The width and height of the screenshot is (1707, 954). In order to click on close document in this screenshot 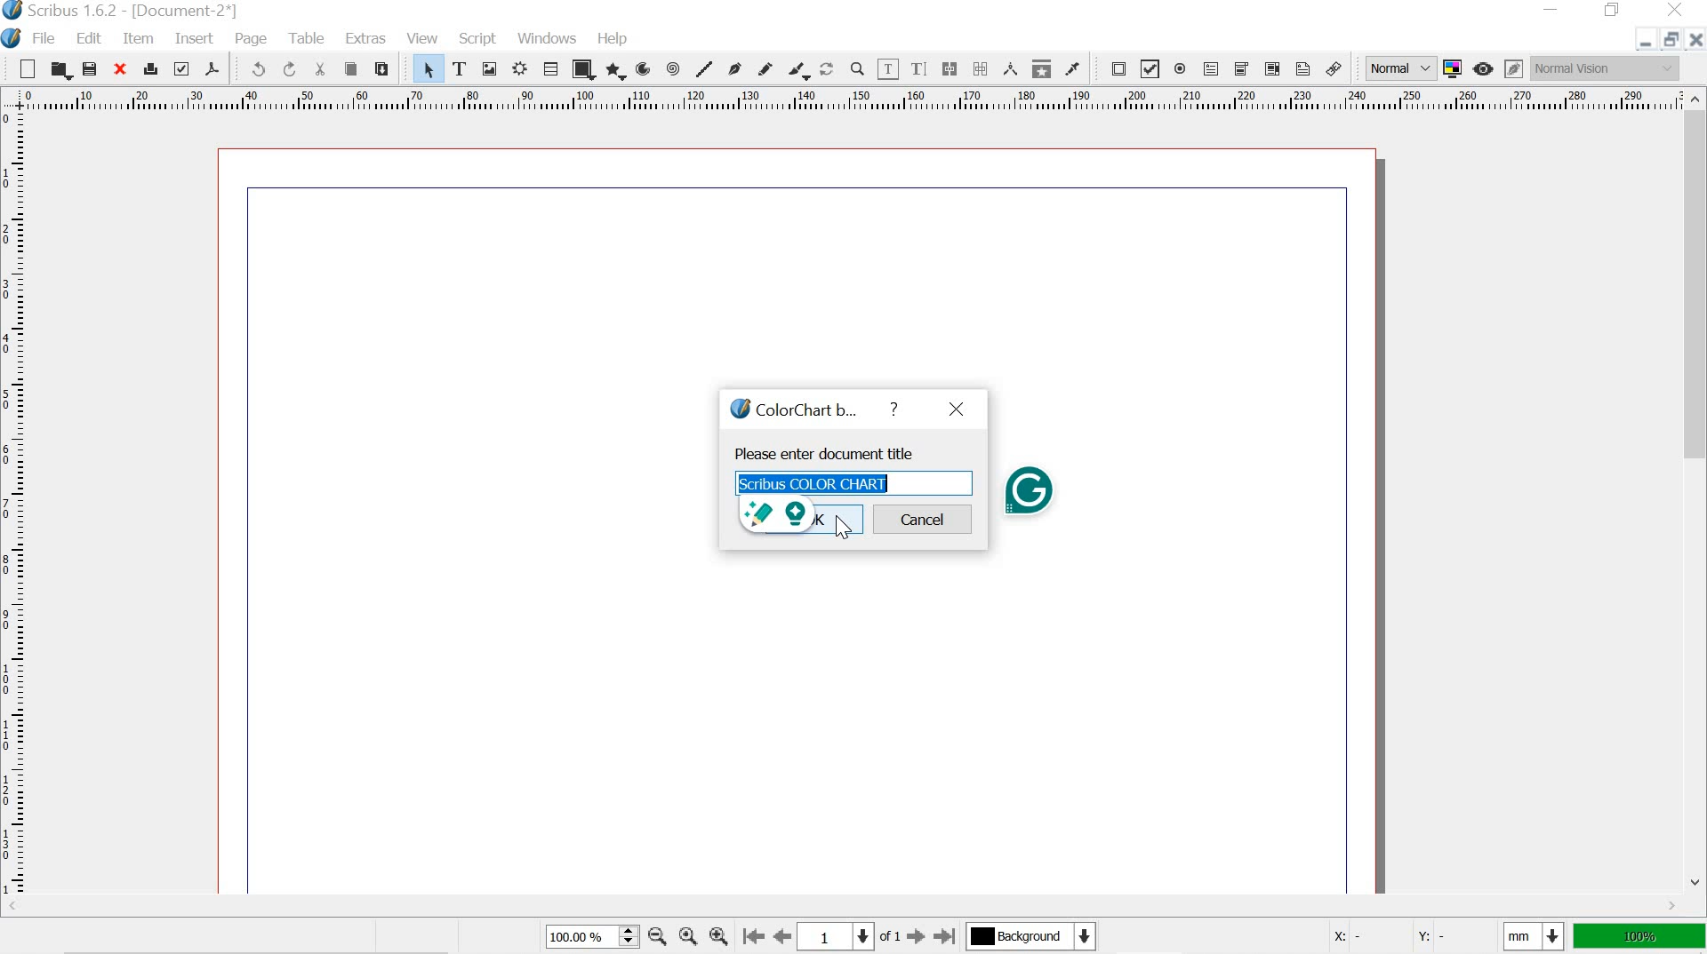, I will do `click(1696, 39)`.